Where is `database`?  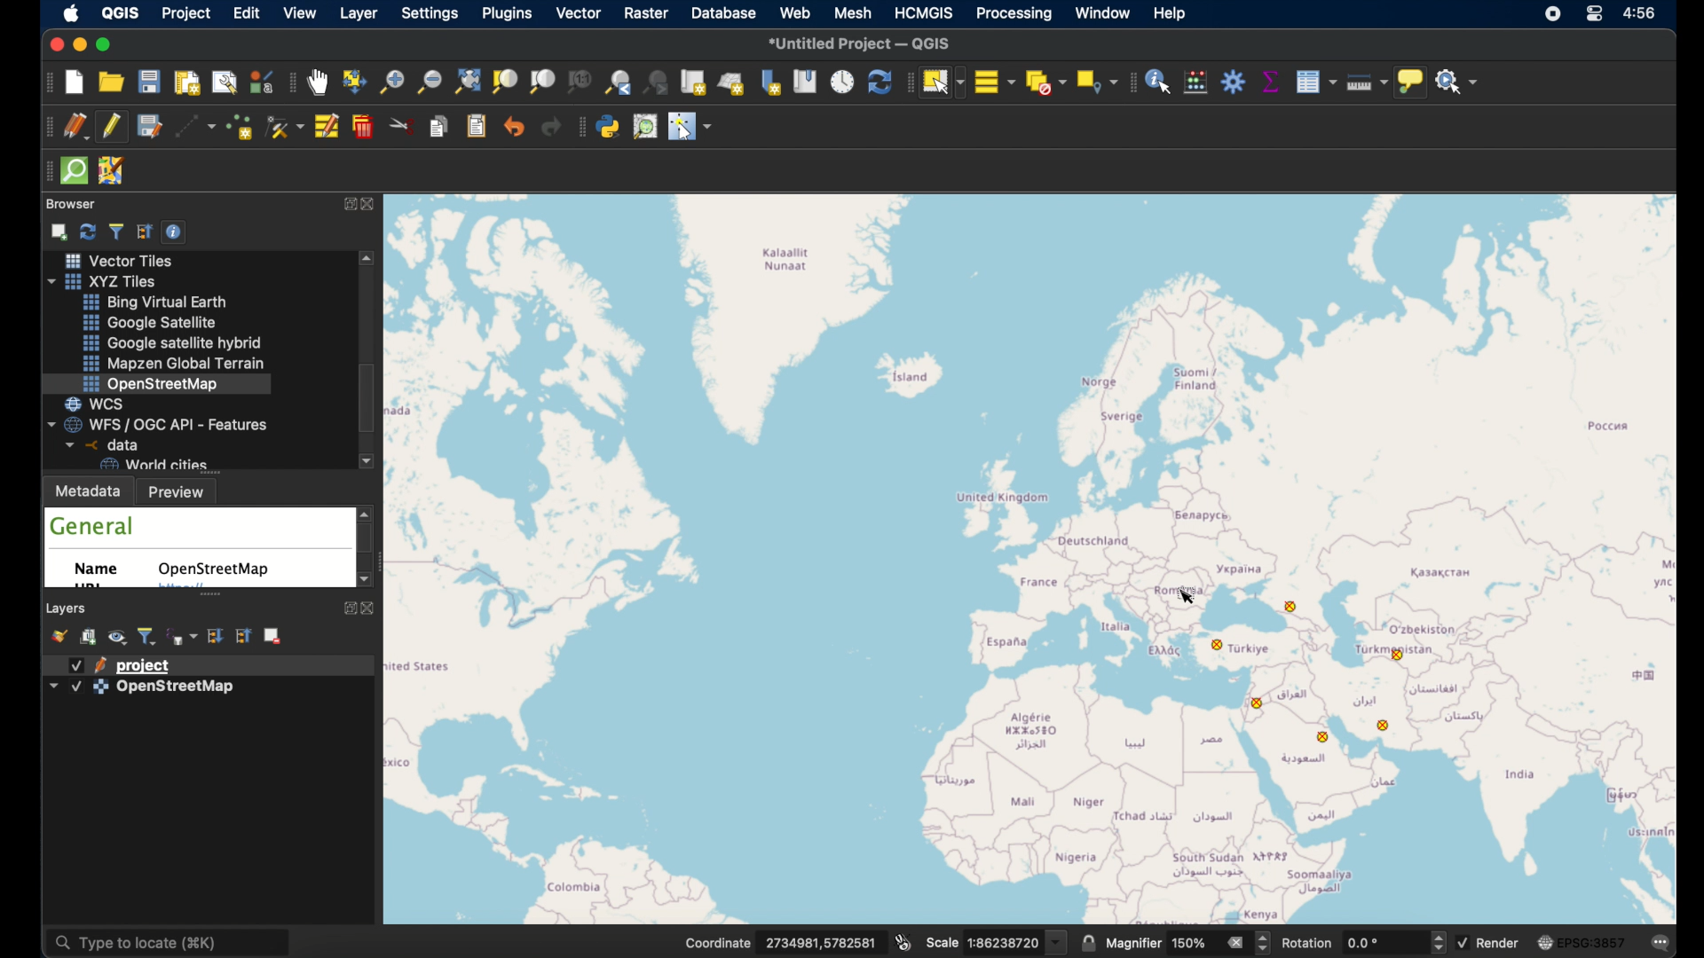 database is located at coordinates (722, 12).